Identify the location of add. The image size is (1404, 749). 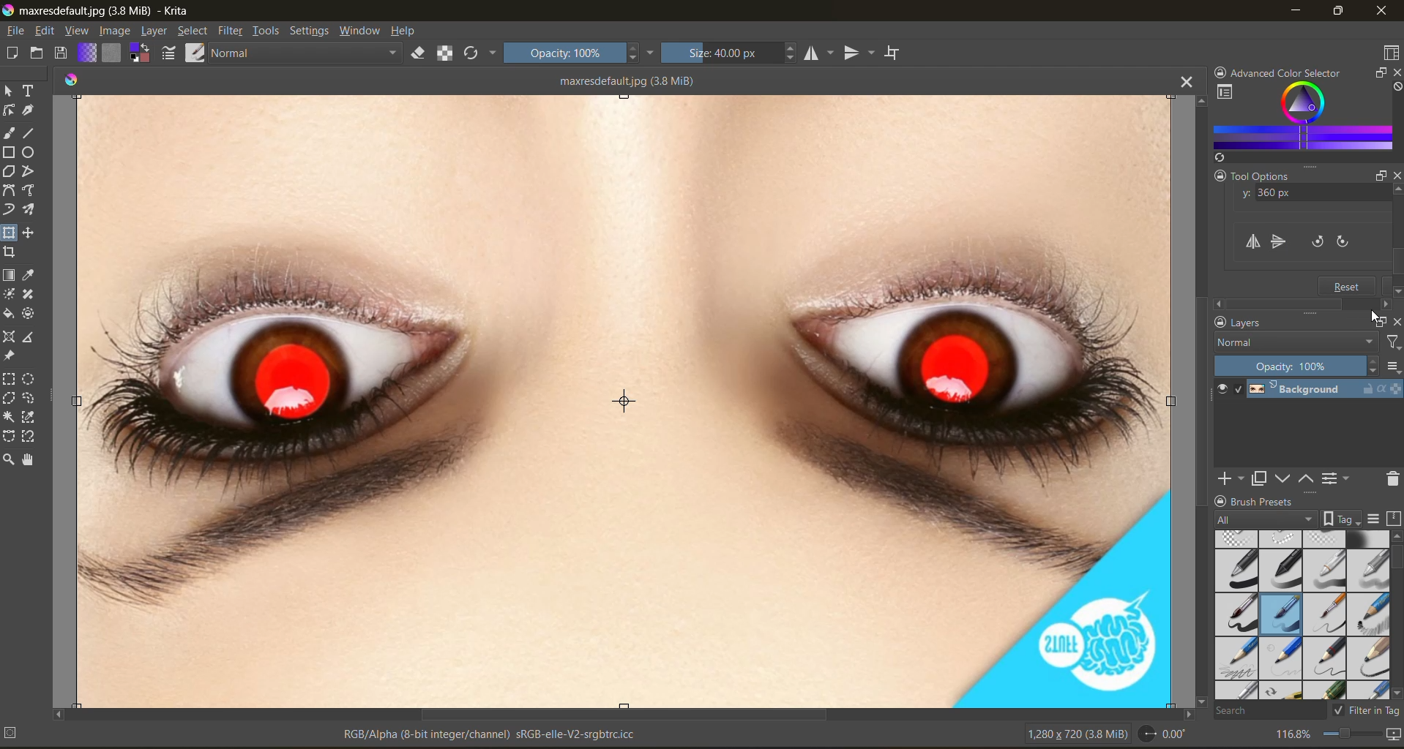
(1230, 479).